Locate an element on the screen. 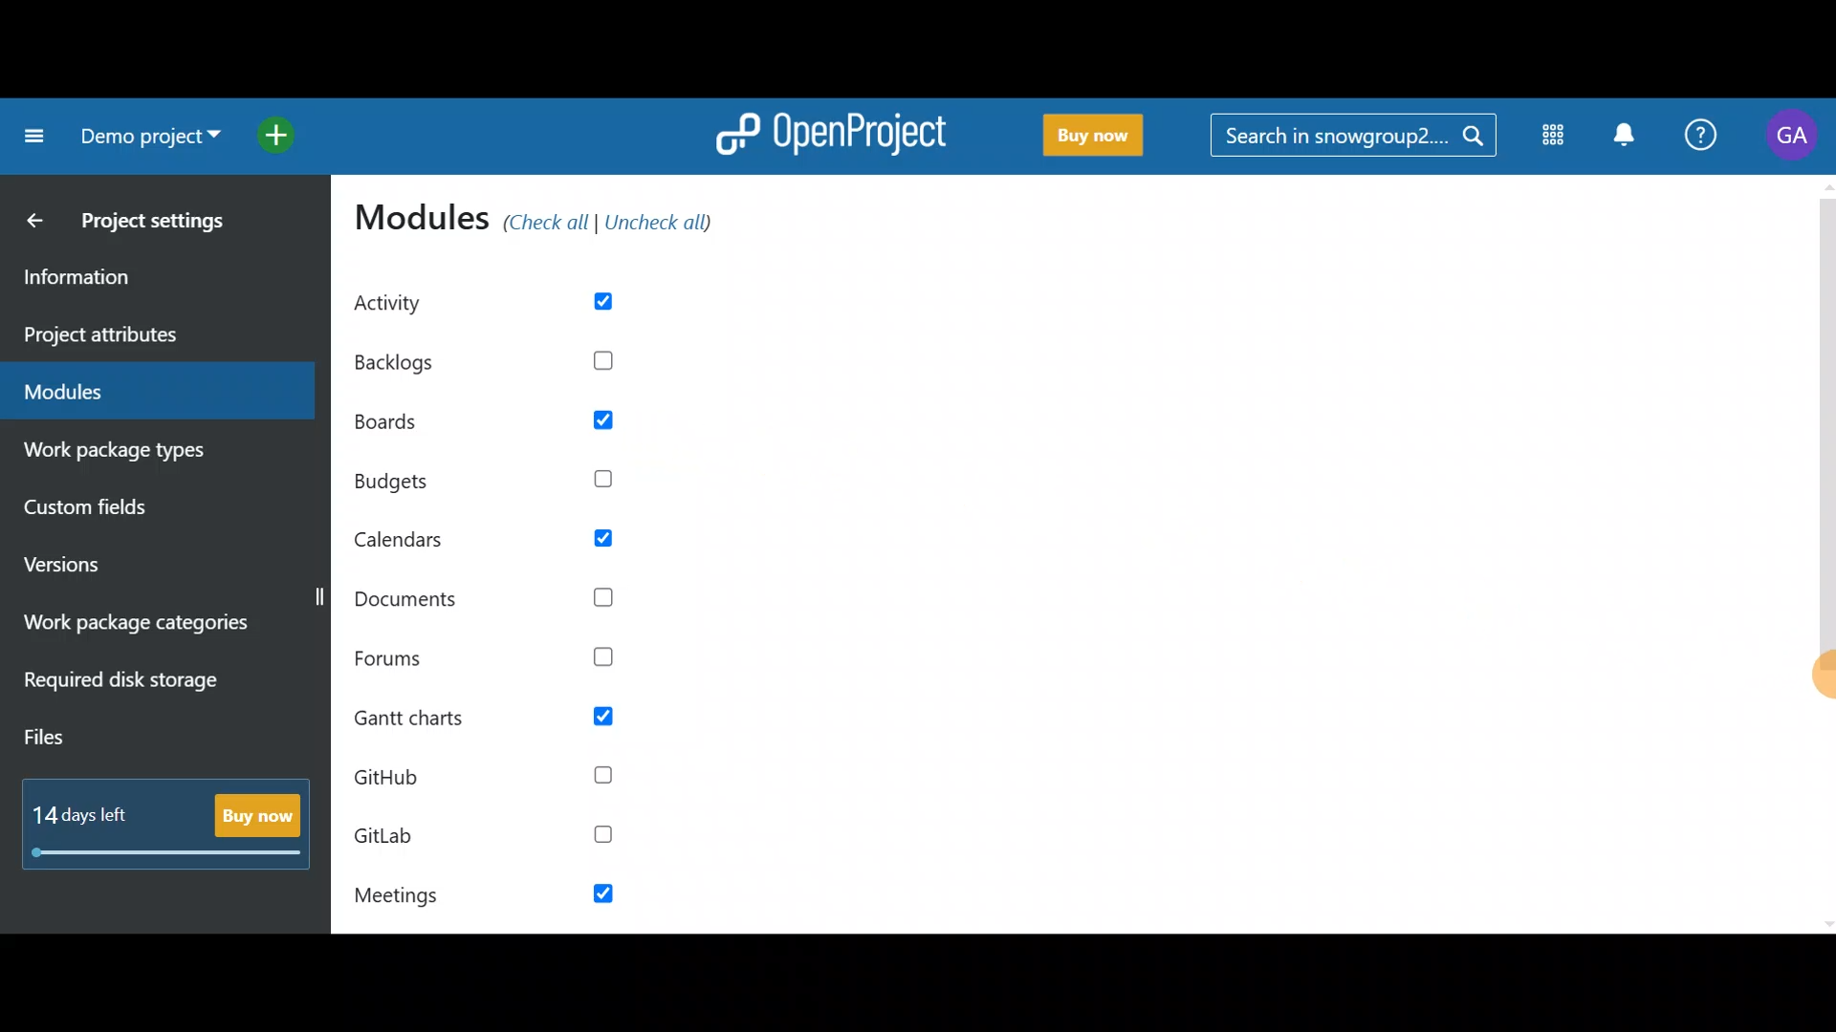  Open quick add menu is located at coordinates (281, 134).